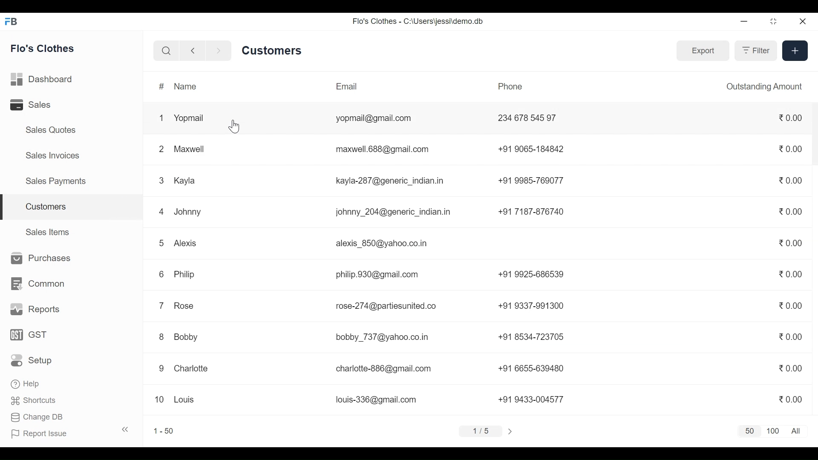 The height and width of the screenshot is (460, 818). Describe the element at coordinates (702, 51) in the screenshot. I see `Export` at that location.